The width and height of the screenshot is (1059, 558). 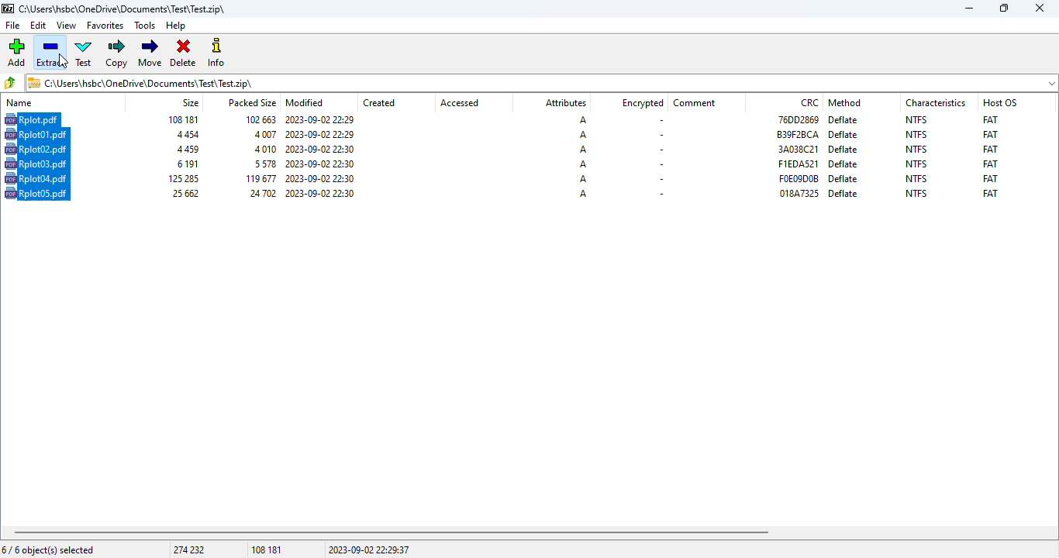 What do you see at coordinates (36, 134) in the screenshot?
I see `file` at bounding box center [36, 134].